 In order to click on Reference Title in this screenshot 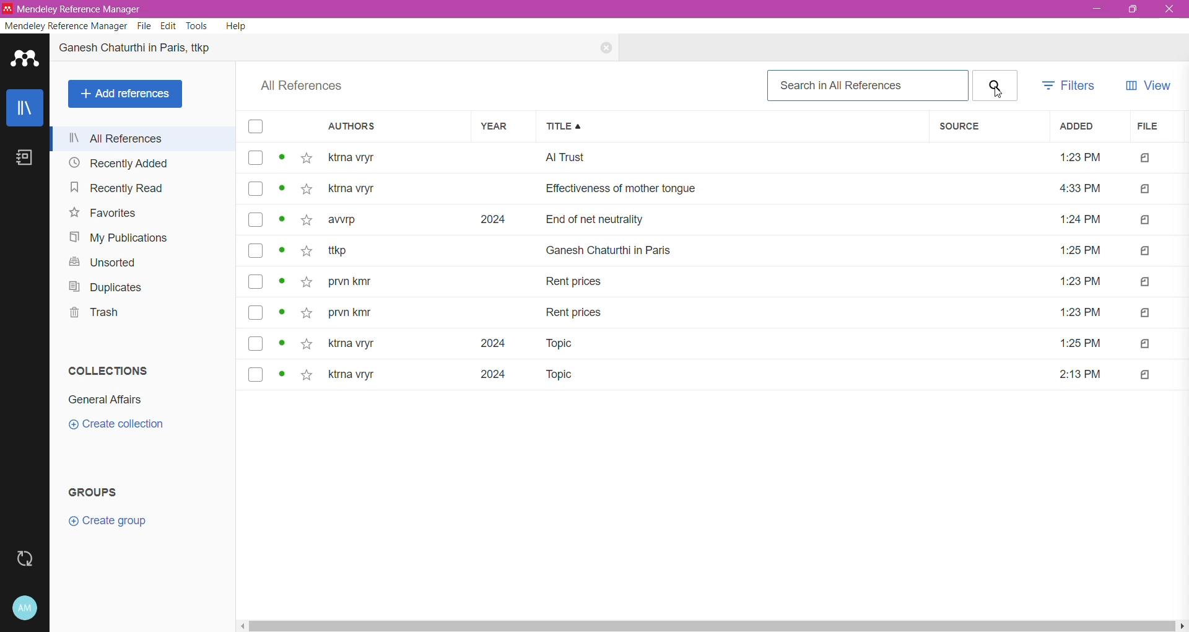, I will do `click(149, 50)`.